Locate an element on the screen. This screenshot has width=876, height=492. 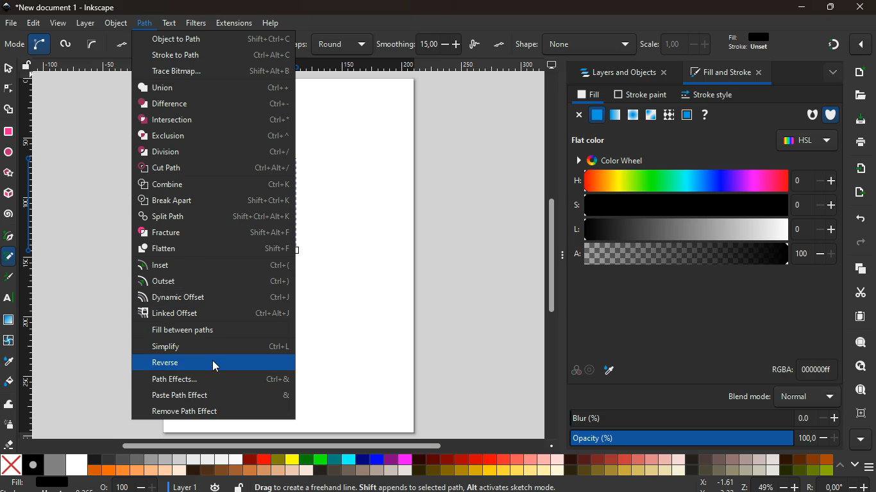
s is located at coordinates (704, 205).